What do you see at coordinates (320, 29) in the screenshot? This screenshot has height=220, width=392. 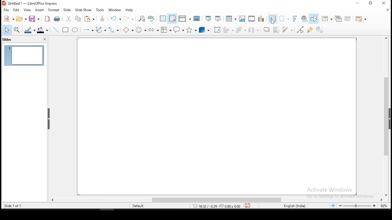 I see `toggle extrusion` at bounding box center [320, 29].